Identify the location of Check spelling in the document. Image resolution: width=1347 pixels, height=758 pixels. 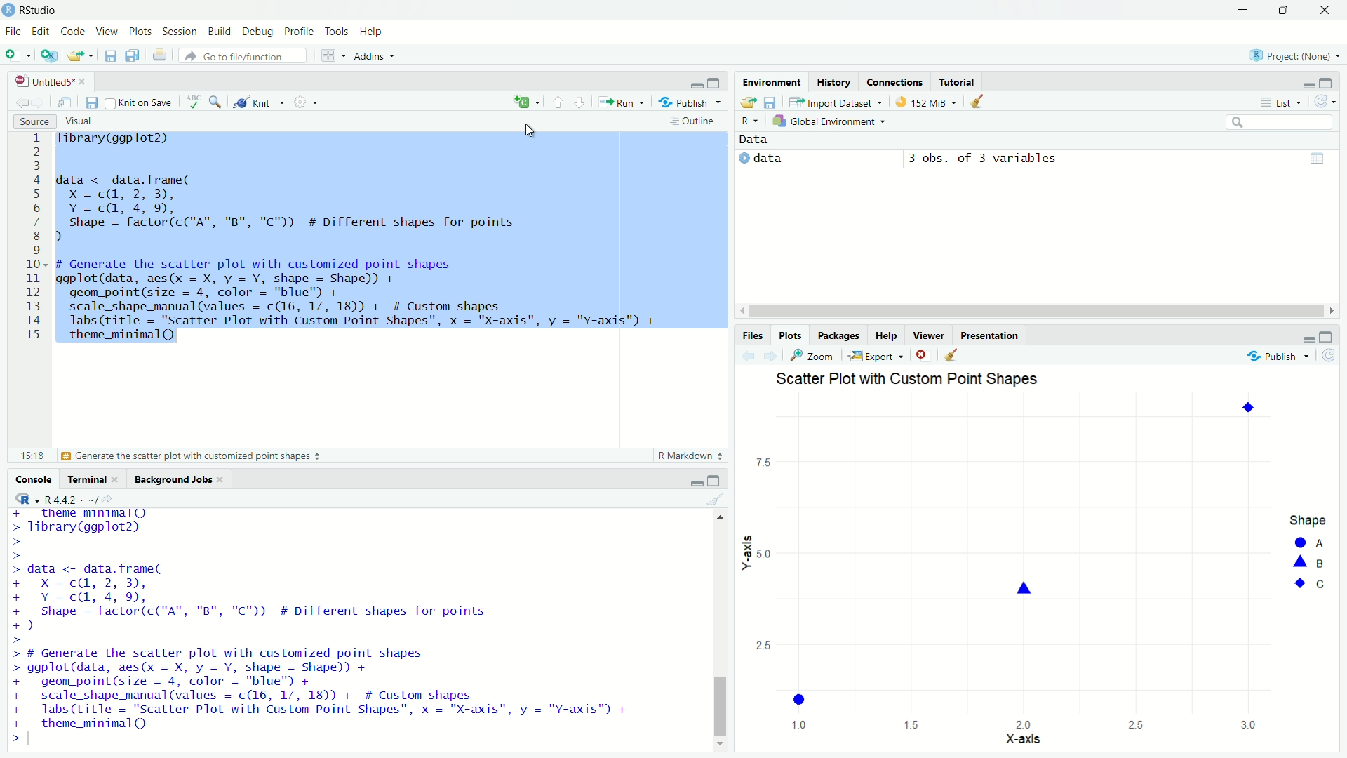
(193, 101).